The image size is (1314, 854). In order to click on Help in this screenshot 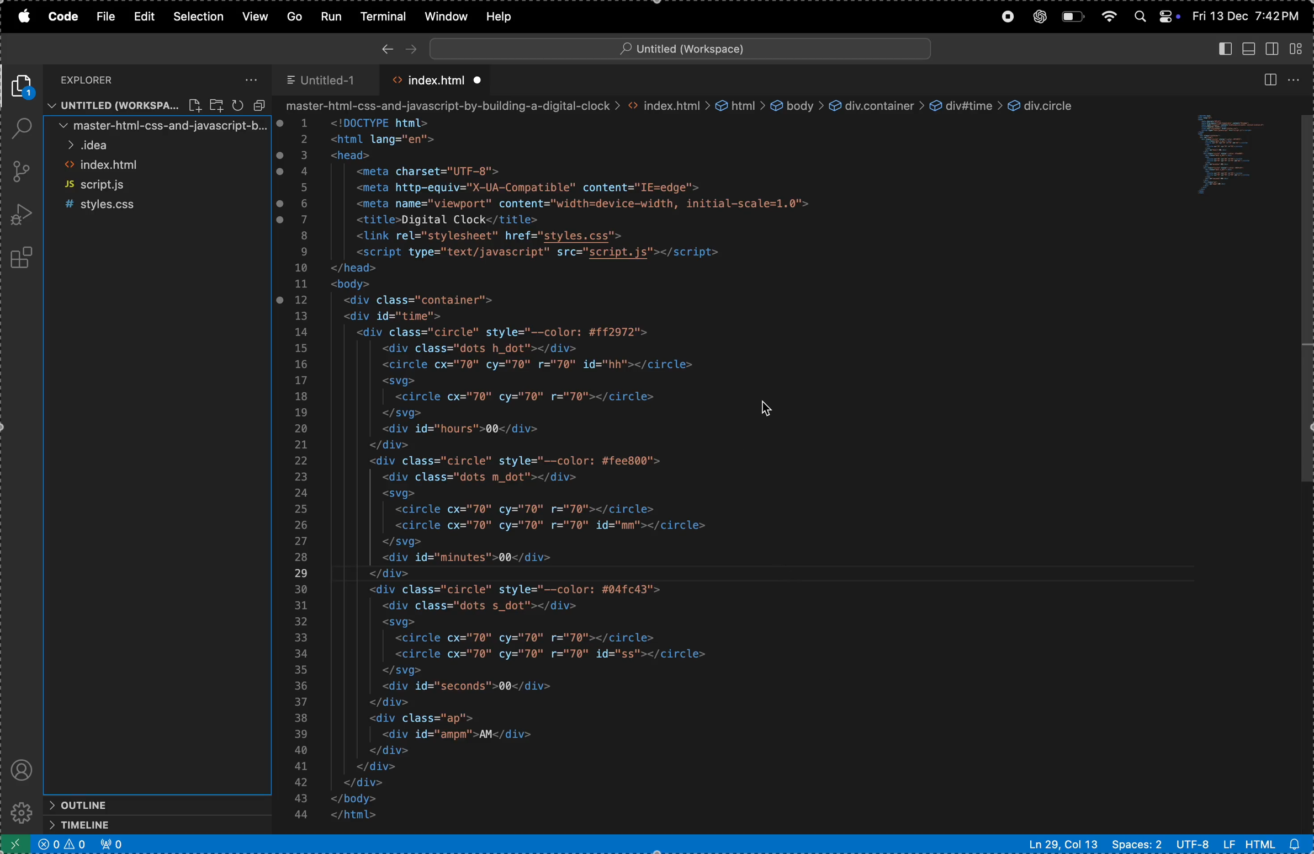, I will do `click(499, 16)`.